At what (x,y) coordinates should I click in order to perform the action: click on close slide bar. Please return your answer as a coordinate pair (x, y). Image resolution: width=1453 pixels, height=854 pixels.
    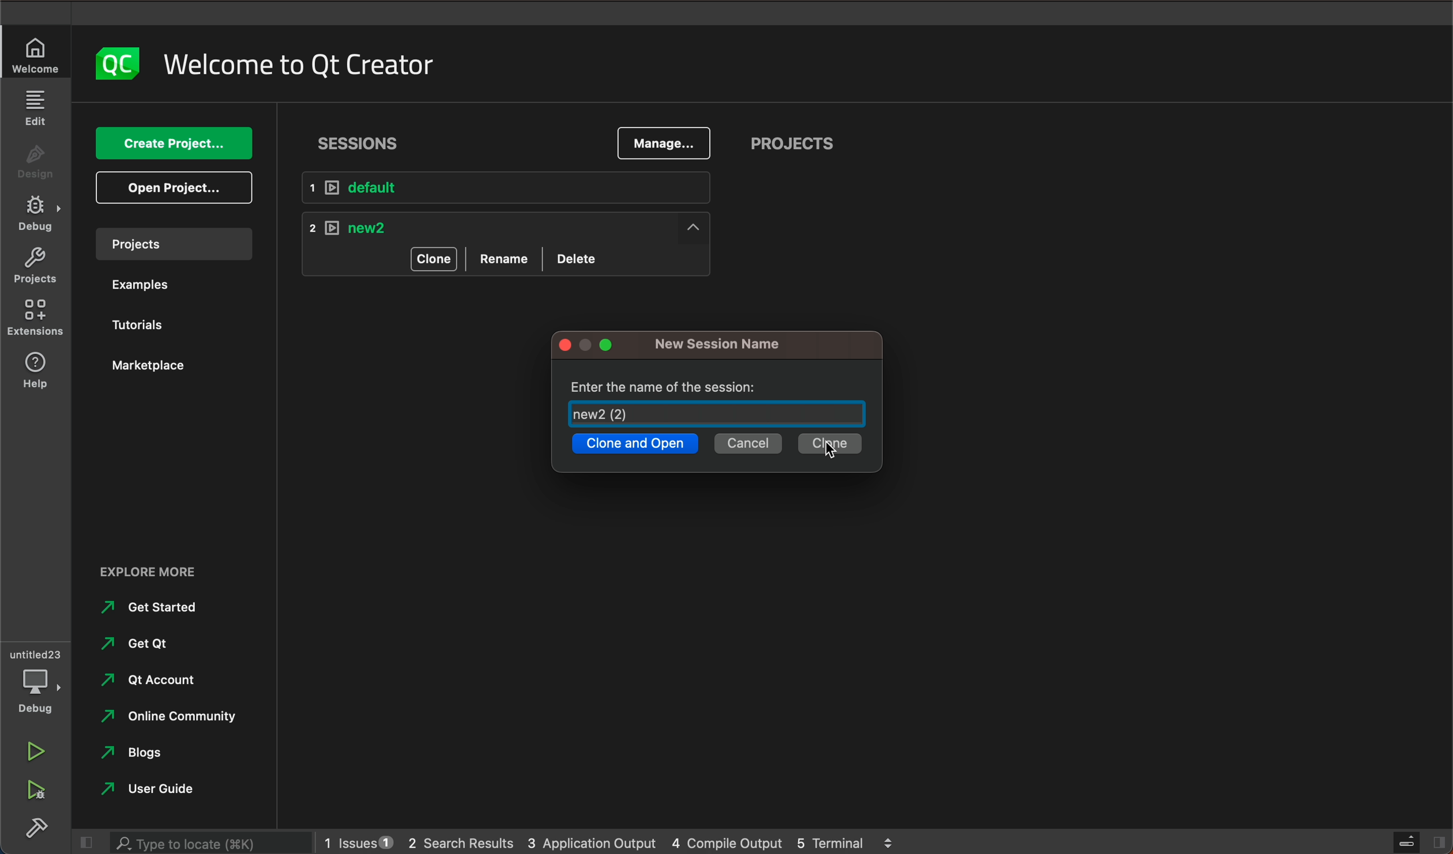
    Looking at the image, I should click on (85, 841).